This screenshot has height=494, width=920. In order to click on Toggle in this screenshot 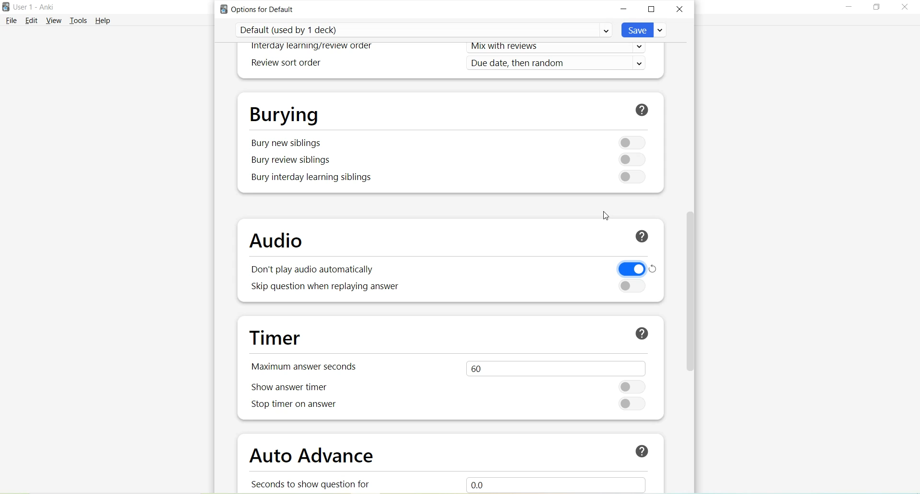, I will do `click(628, 177)`.